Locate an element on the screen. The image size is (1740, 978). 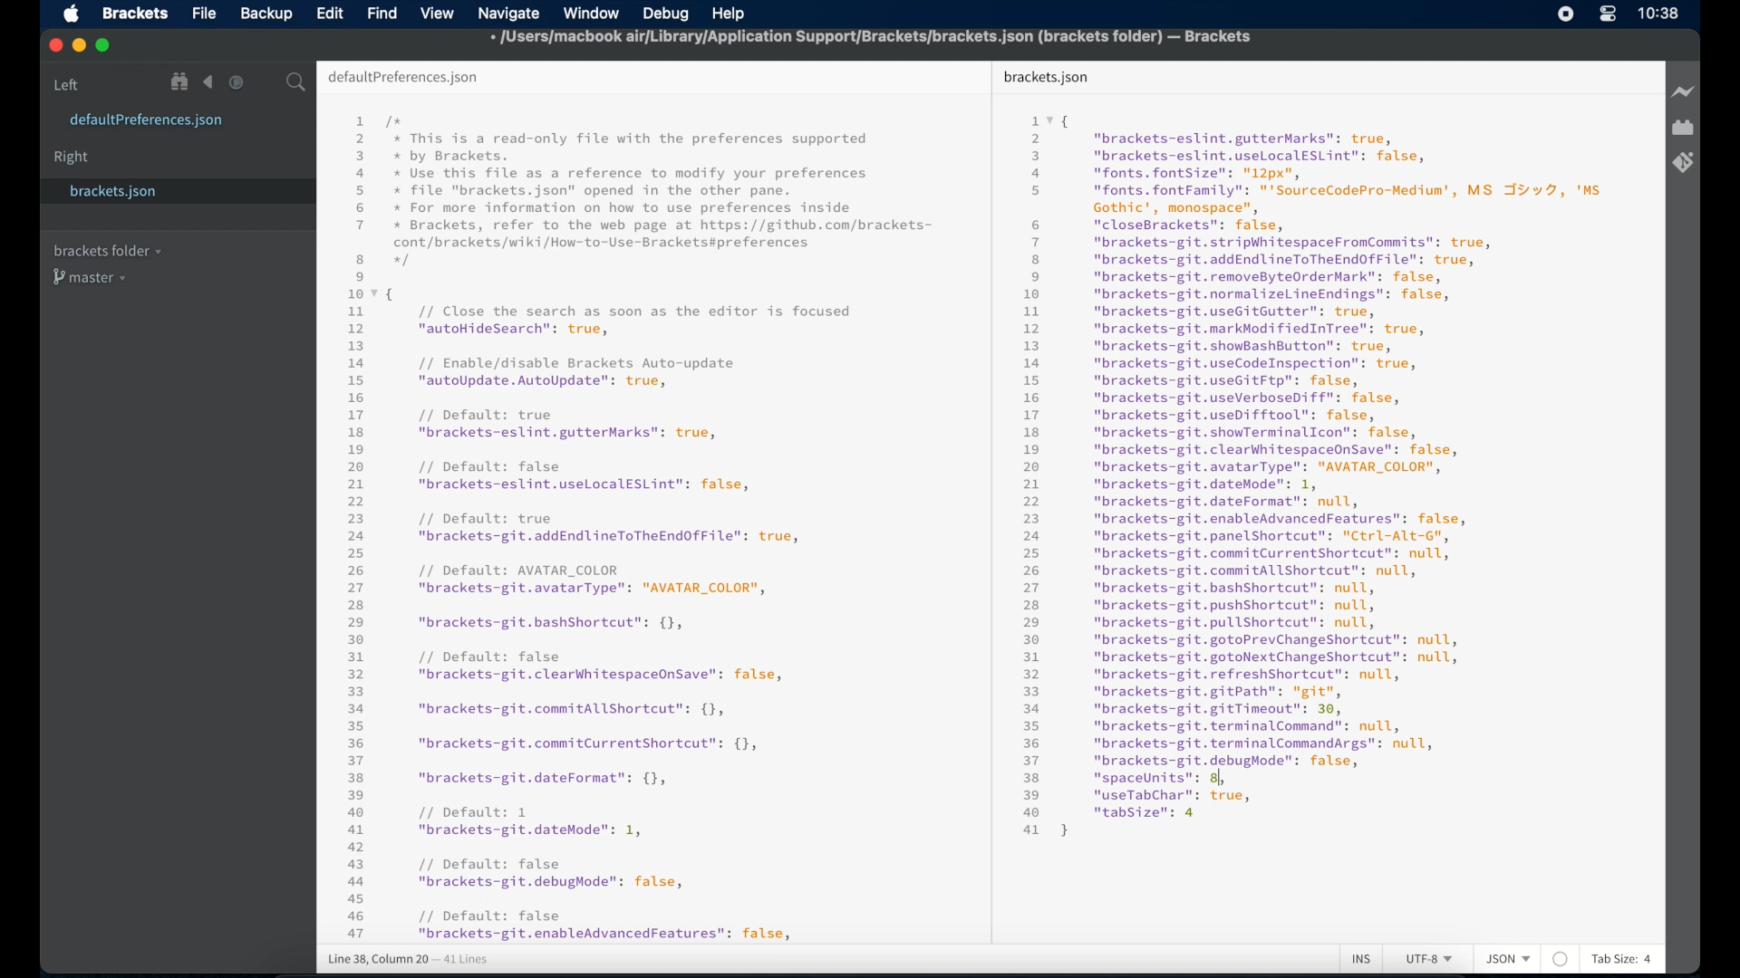
json syntax is located at coordinates (639, 527).